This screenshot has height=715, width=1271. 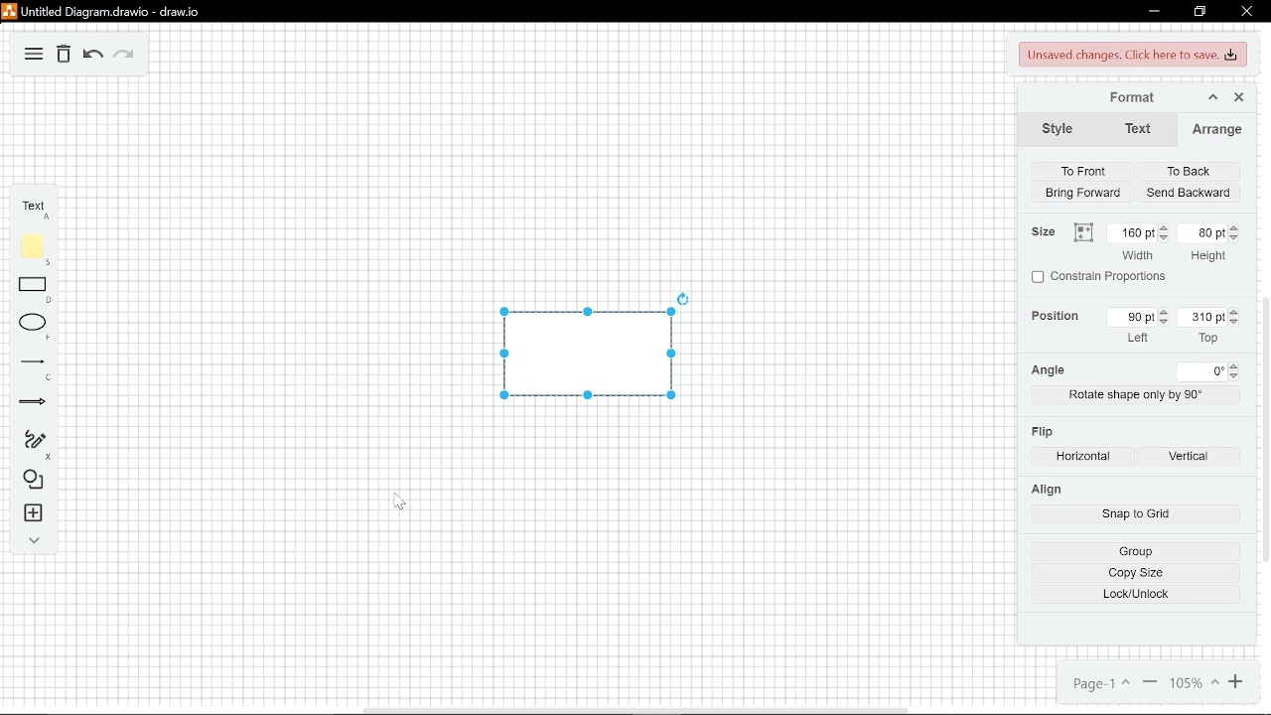 I want to click on rectangle, so click(x=38, y=289).